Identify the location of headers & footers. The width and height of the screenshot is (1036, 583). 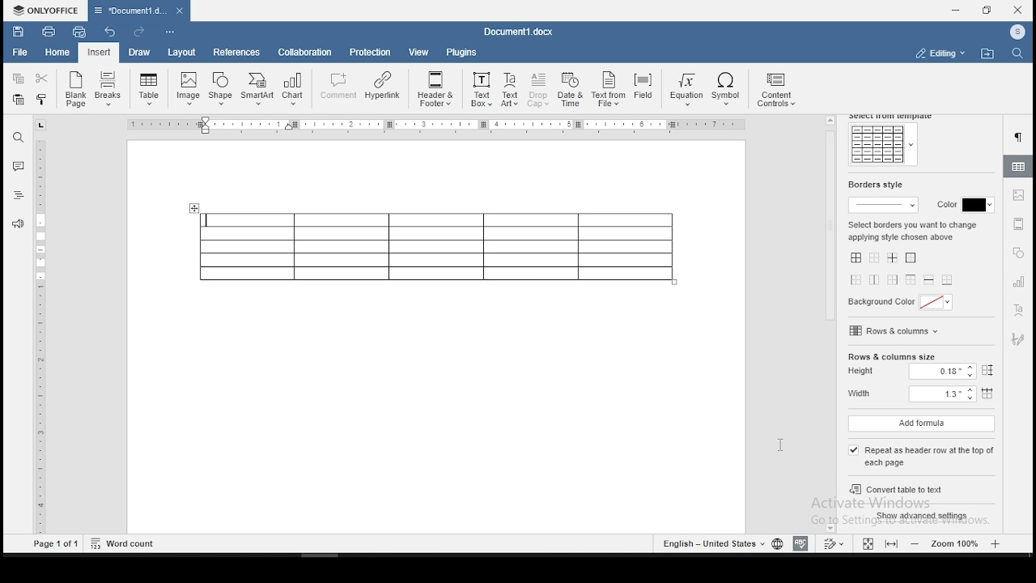
(1018, 223).